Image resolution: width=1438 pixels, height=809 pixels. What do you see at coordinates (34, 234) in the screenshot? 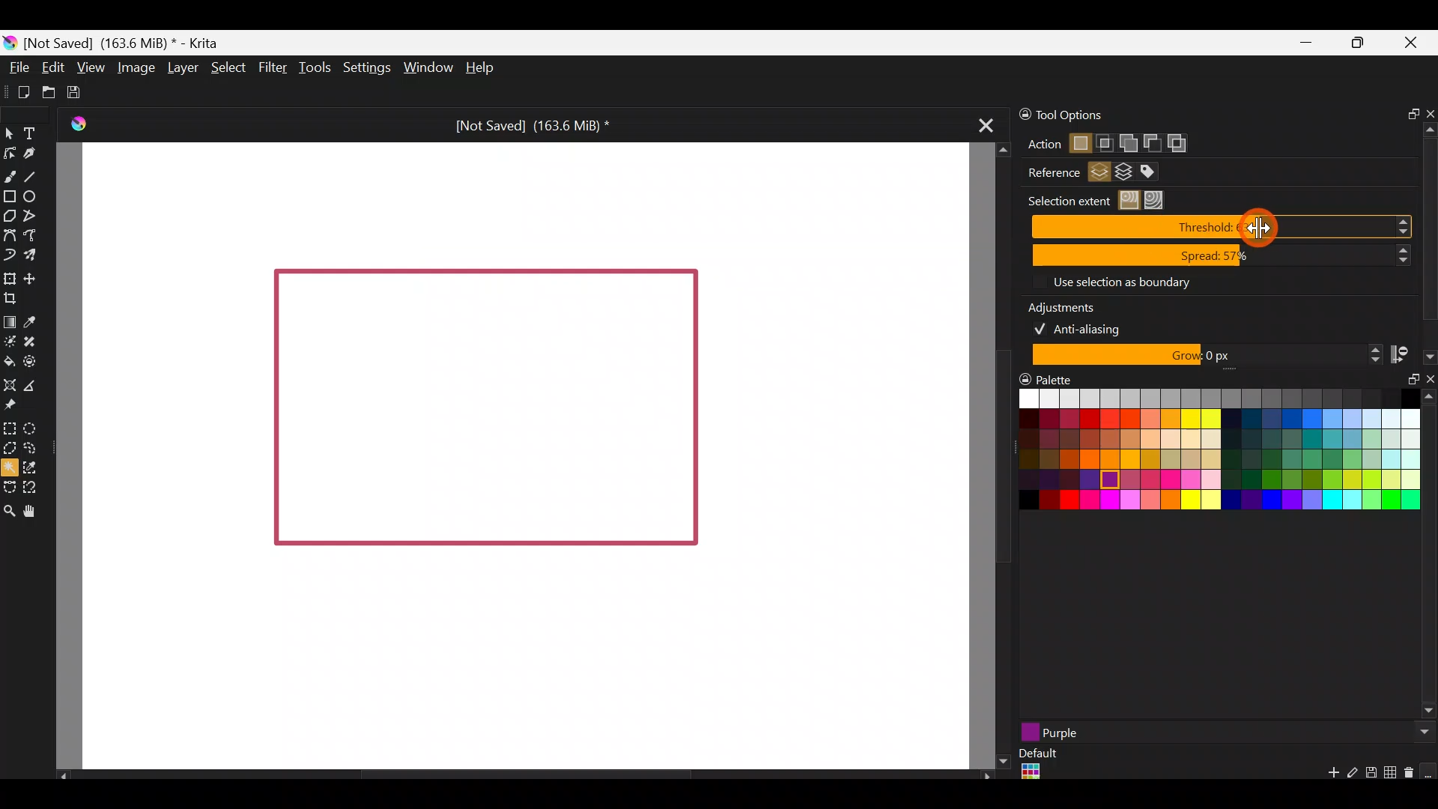
I see `Freehand path tool` at bounding box center [34, 234].